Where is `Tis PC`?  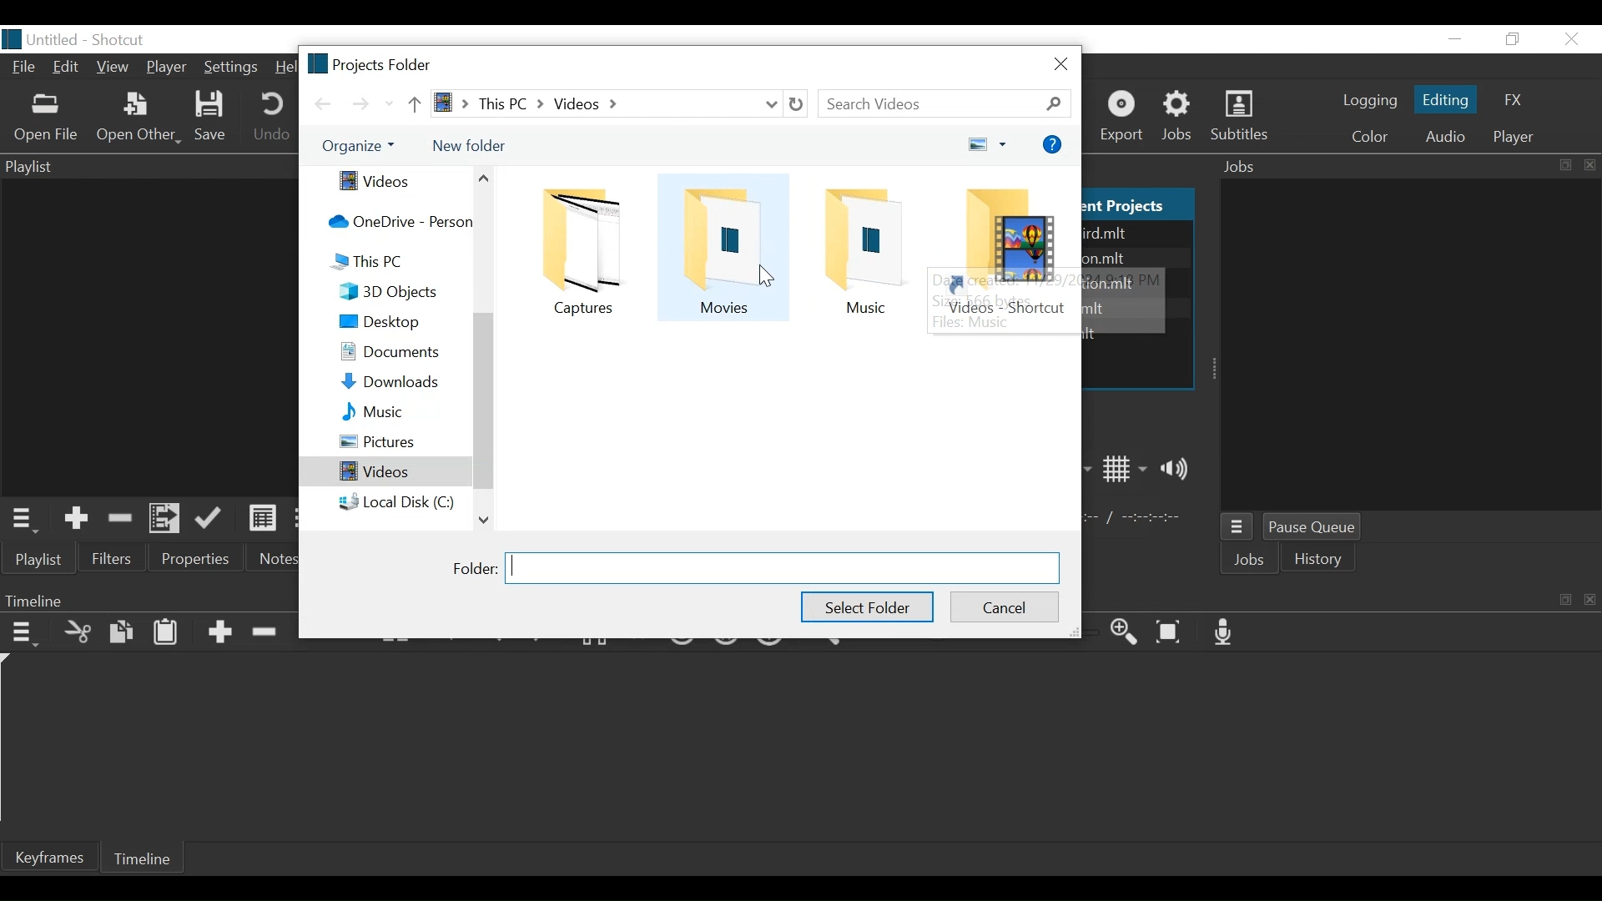
Tis PC is located at coordinates (394, 262).